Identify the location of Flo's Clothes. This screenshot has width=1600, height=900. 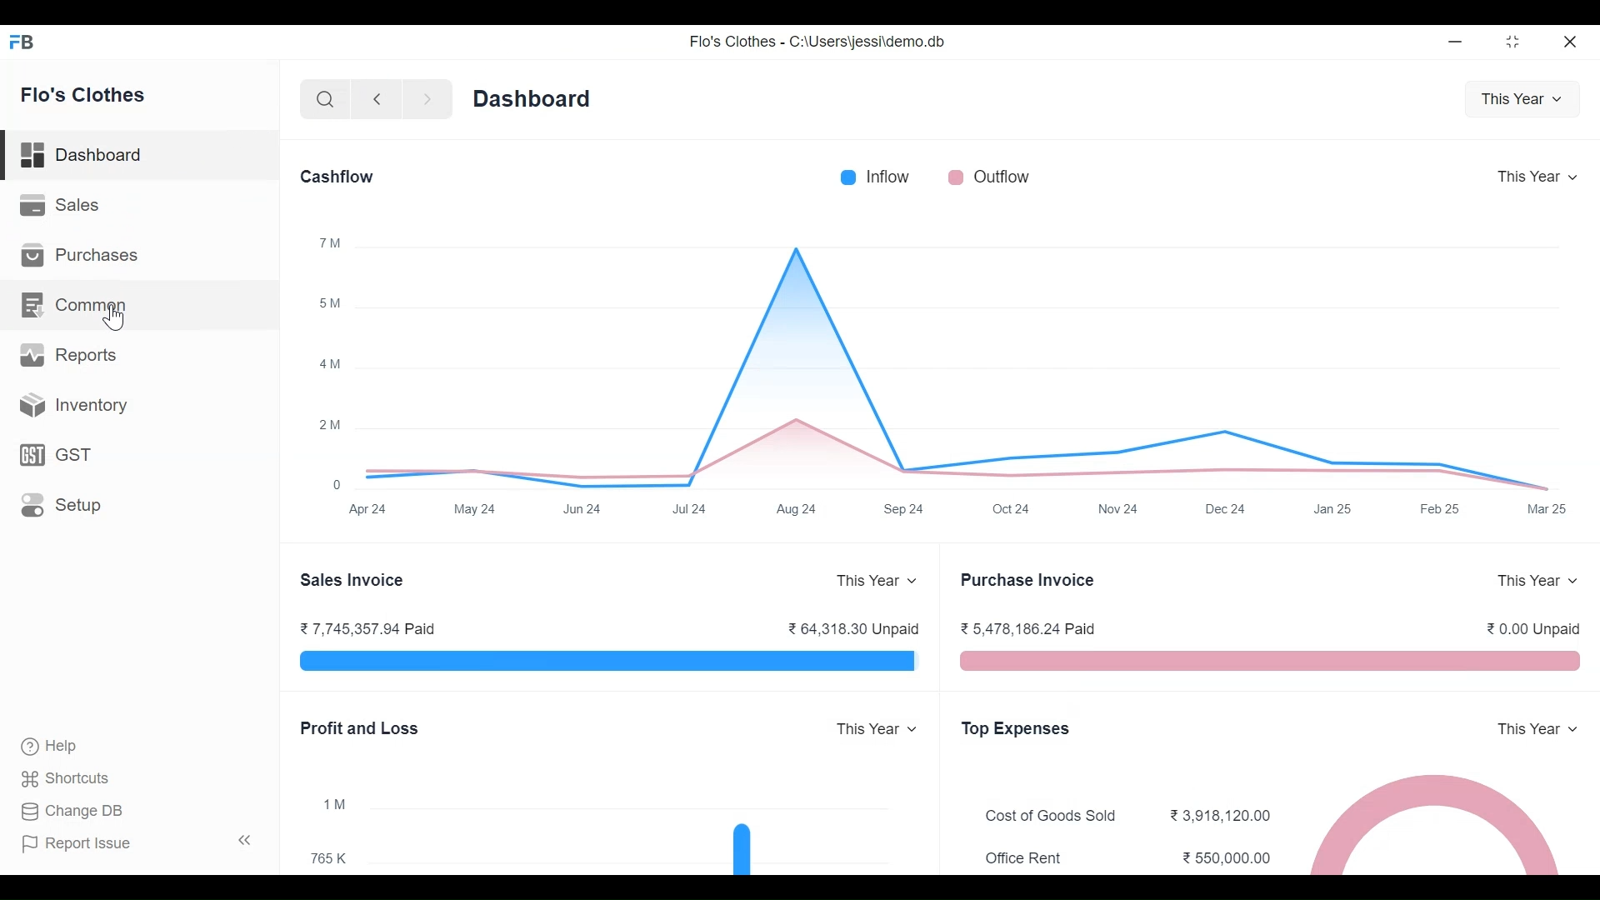
(83, 94).